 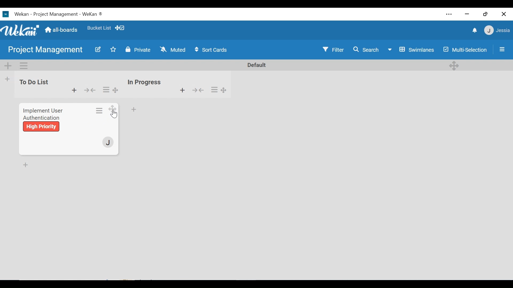 I want to click on add card to the top of the list, so click(x=182, y=90).